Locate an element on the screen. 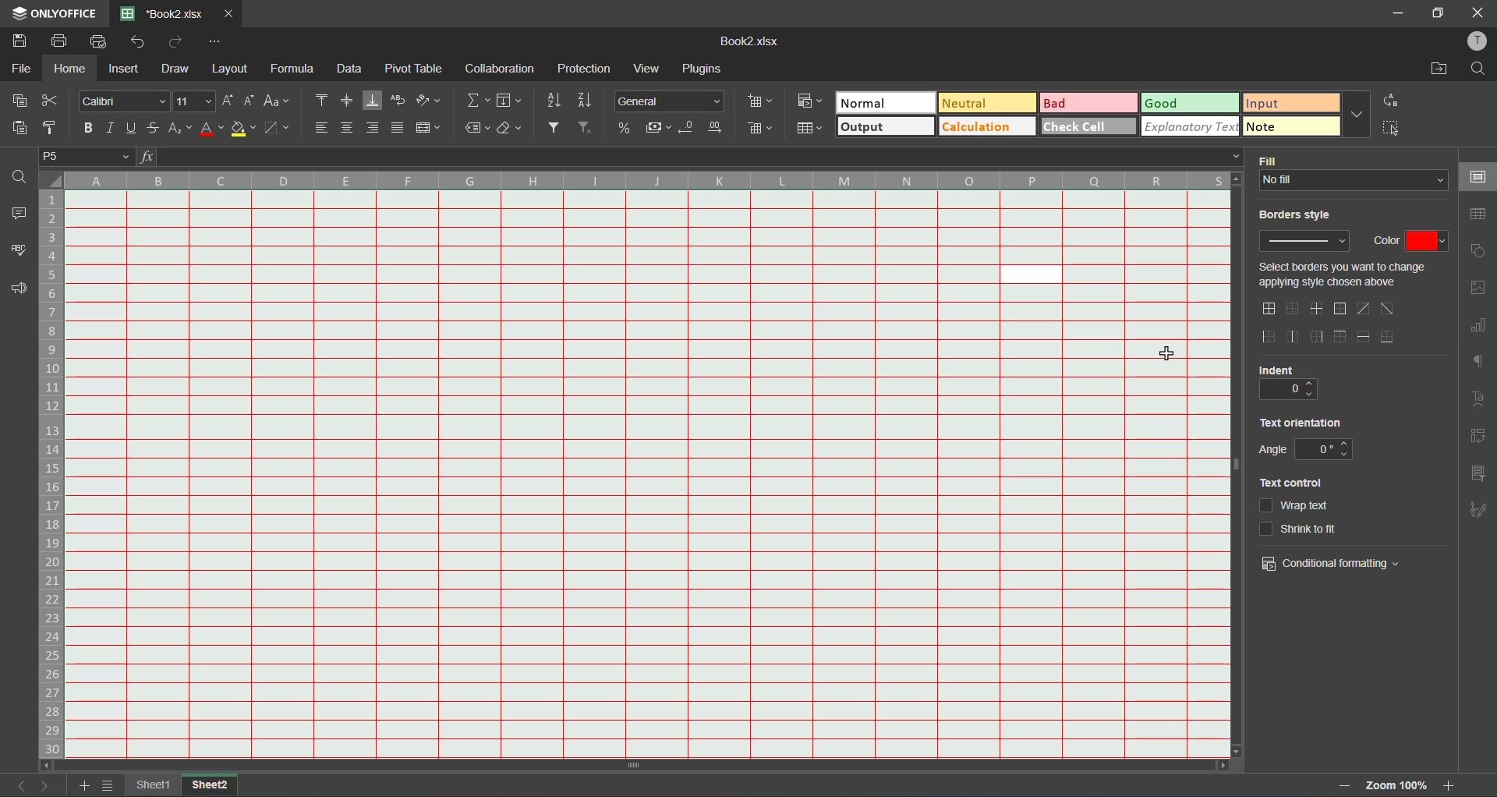 The height and width of the screenshot is (797, 1497). strikethrough is located at coordinates (156, 126).